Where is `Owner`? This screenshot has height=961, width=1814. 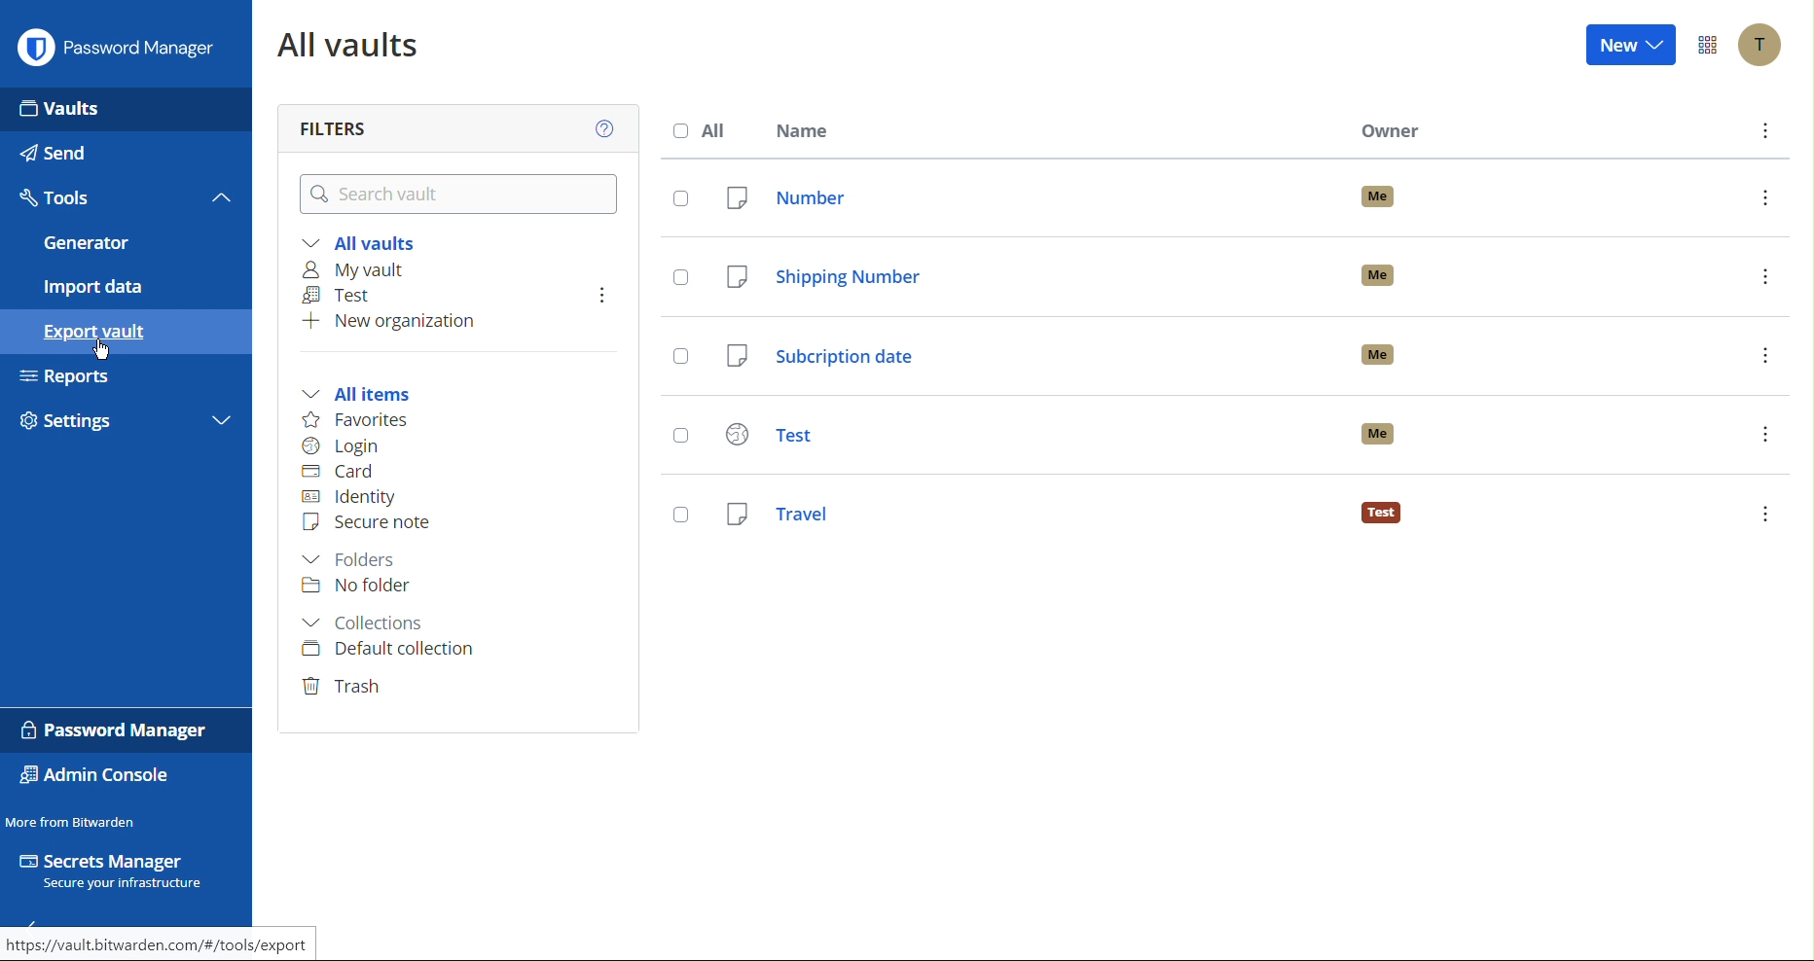
Owner is located at coordinates (1399, 130).